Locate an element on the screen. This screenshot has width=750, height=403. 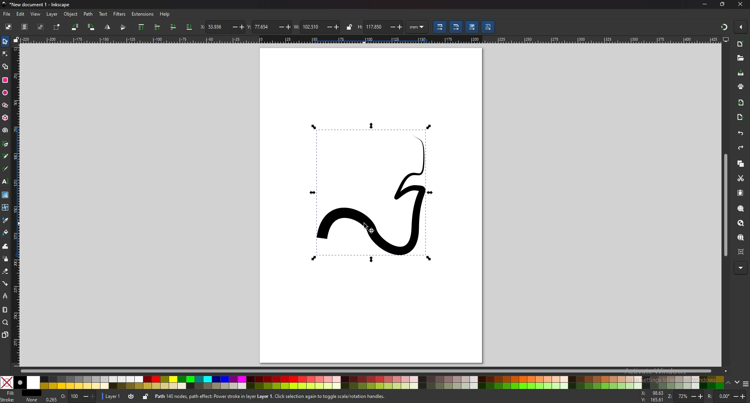
object is located at coordinates (71, 14).